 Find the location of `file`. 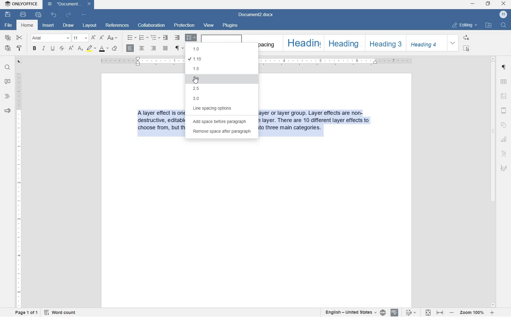

file is located at coordinates (9, 25).